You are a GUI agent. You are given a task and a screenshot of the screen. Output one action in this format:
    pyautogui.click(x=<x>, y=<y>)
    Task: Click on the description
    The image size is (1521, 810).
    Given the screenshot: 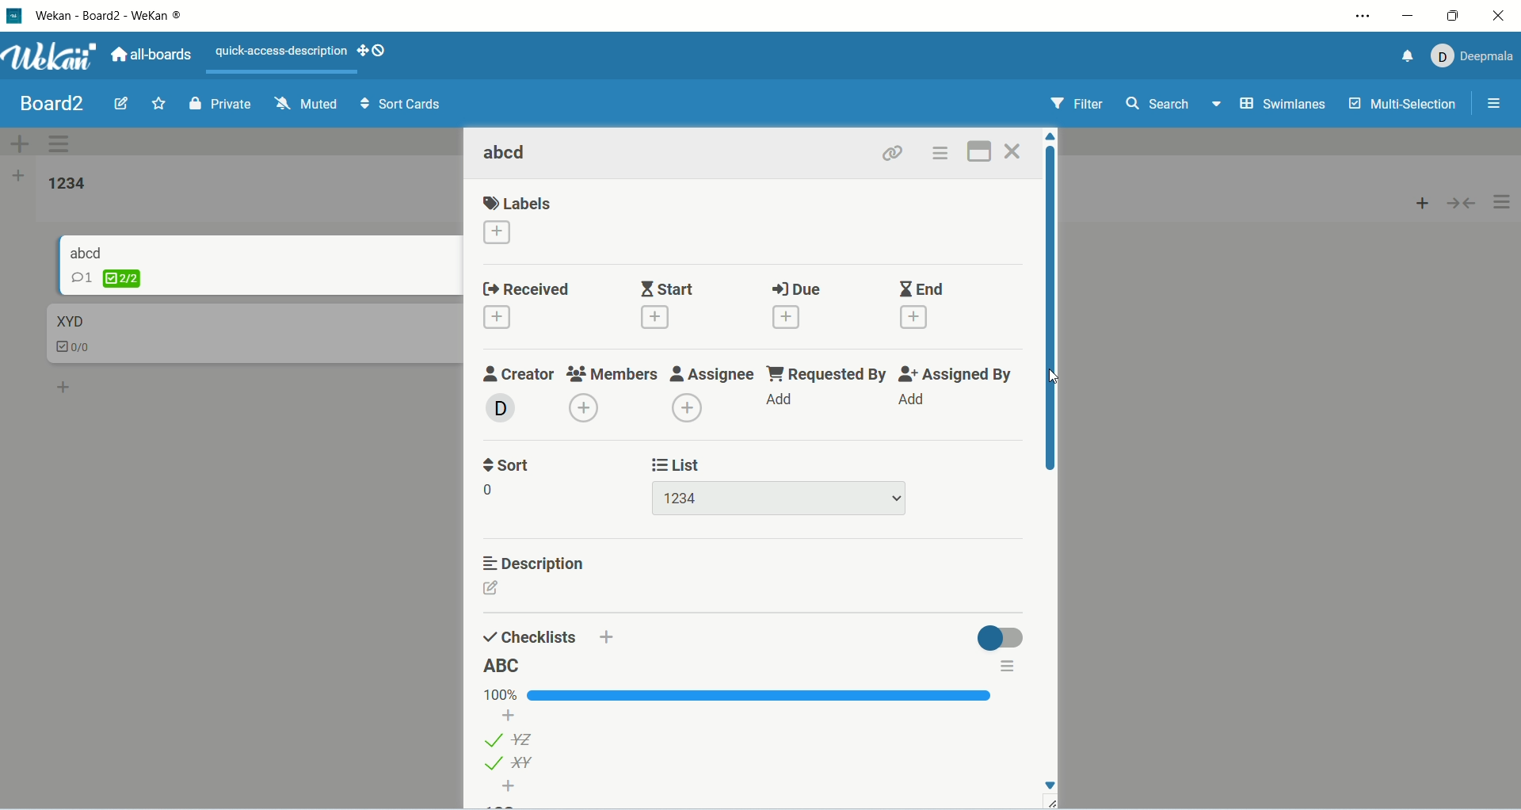 What is the action you would take?
    pyautogui.click(x=539, y=560)
    